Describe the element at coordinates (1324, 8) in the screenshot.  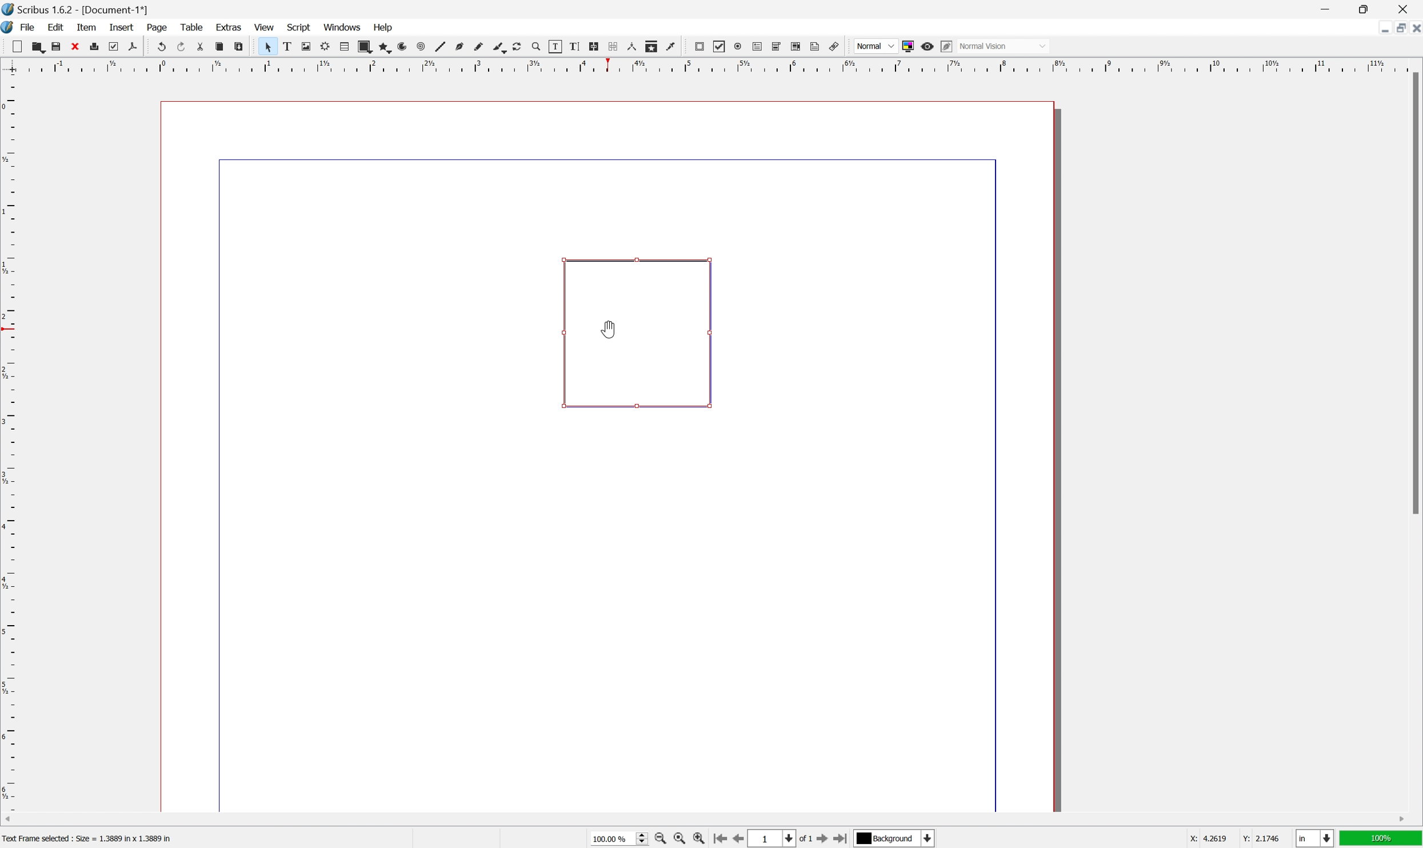
I see `minimize` at that location.